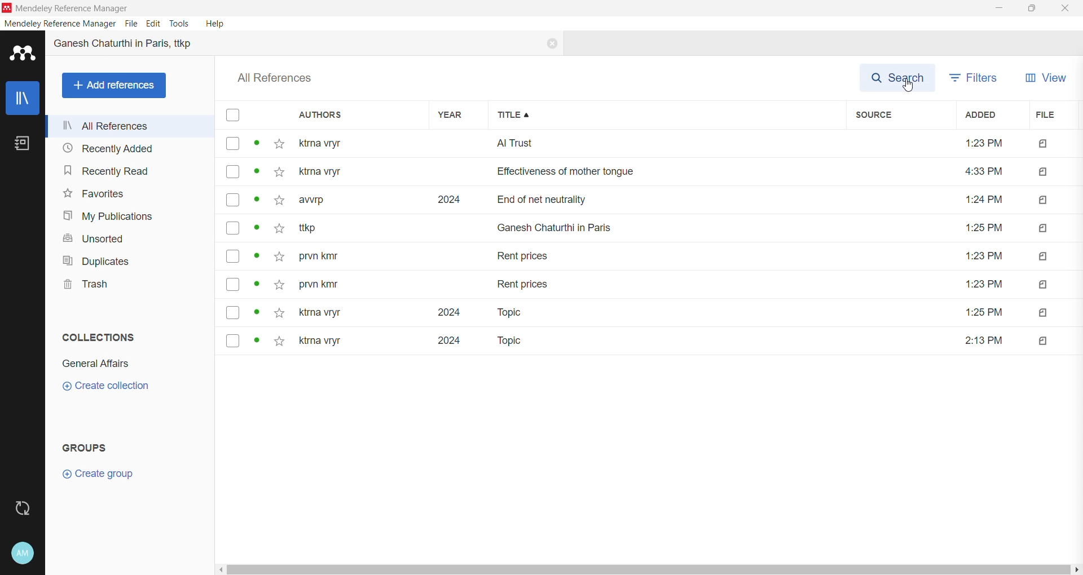 This screenshot has width=1083, height=575. I want to click on Filters, so click(976, 78).